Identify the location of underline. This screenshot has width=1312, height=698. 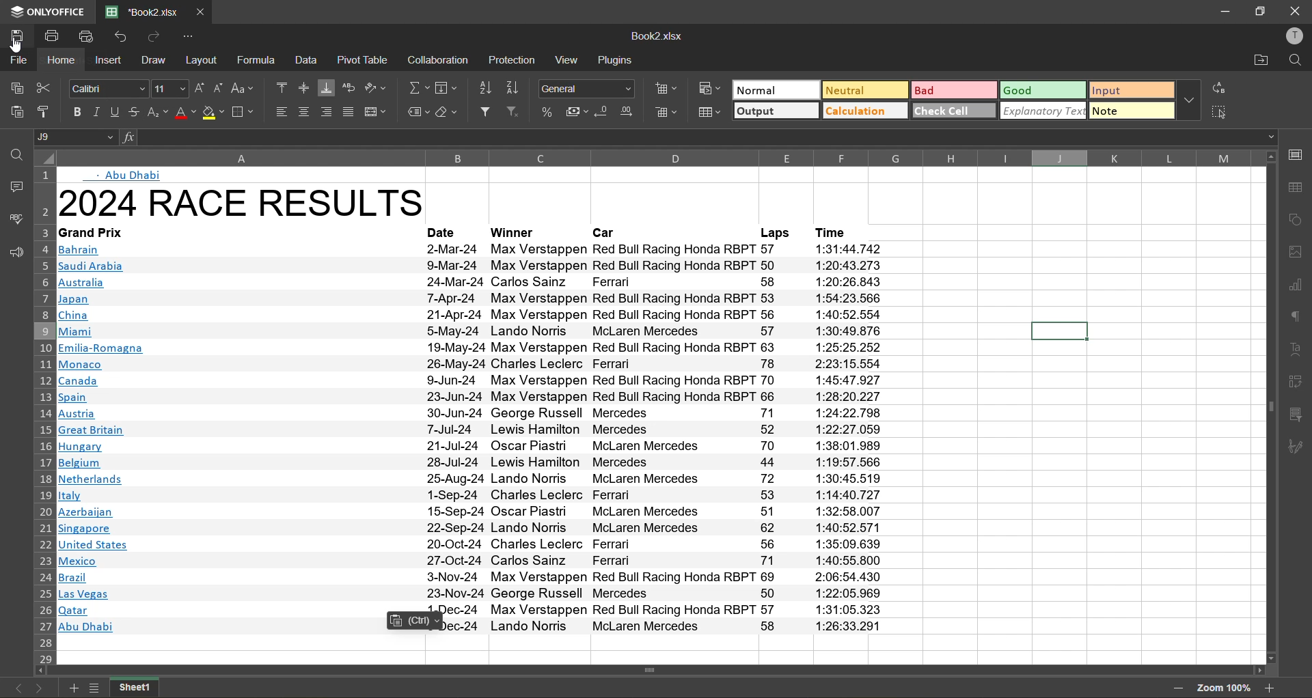
(114, 111).